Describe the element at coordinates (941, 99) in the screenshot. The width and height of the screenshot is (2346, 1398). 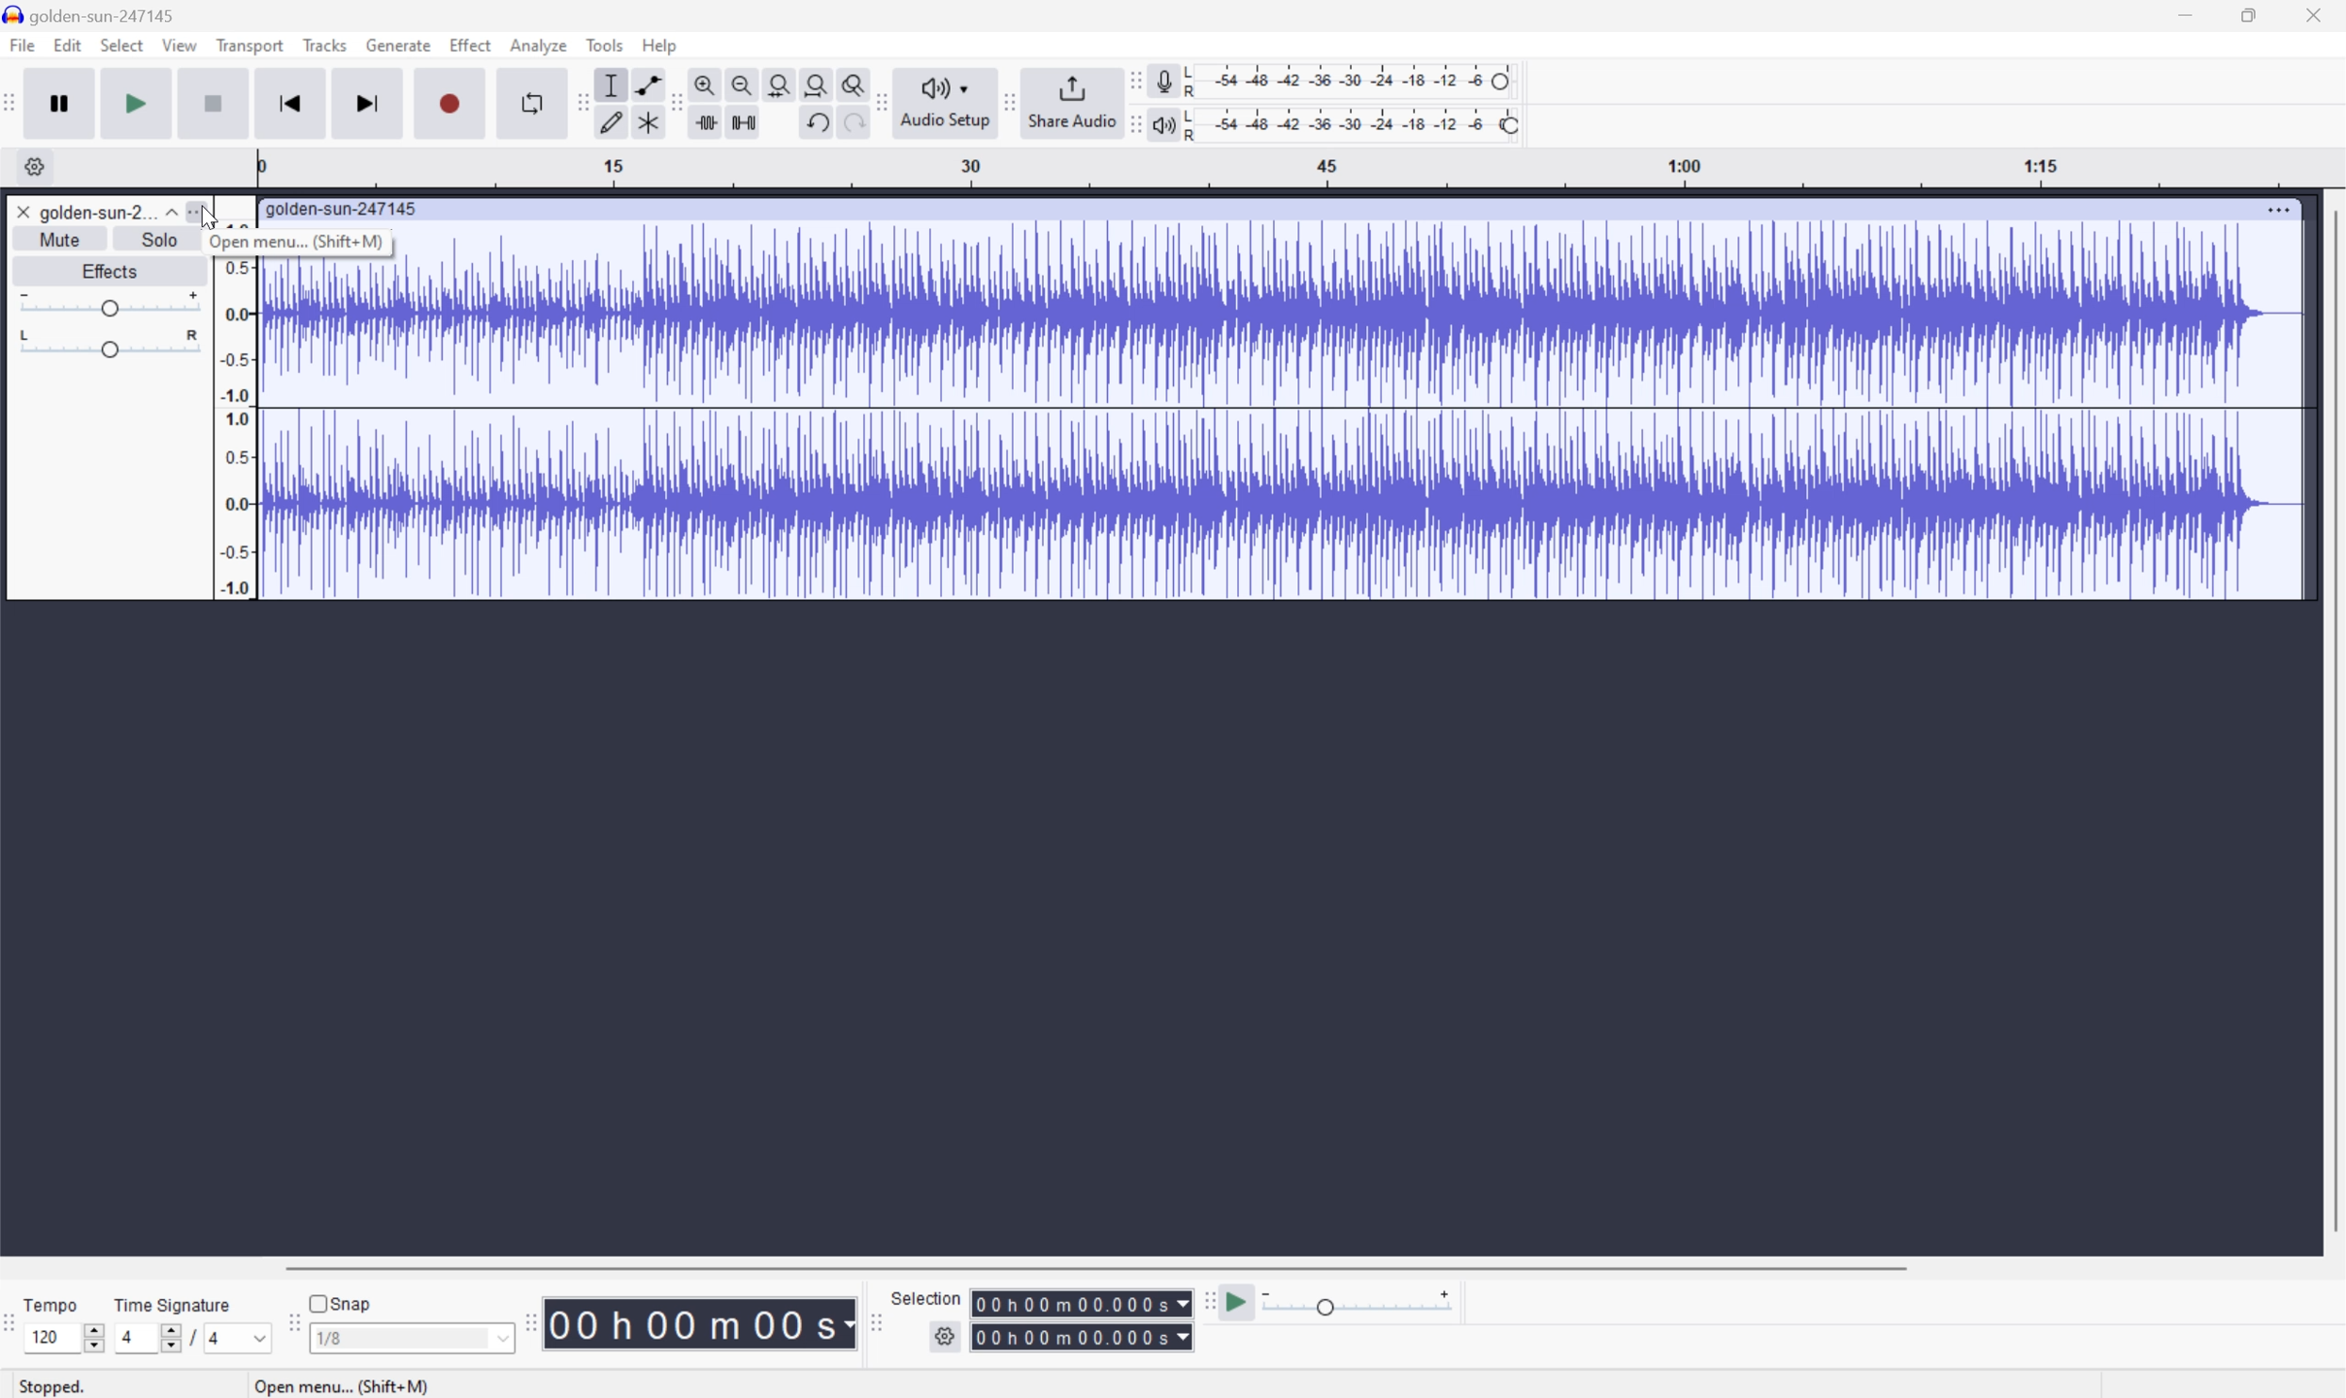
I see `Audacity audio setup toolbar` at that location.